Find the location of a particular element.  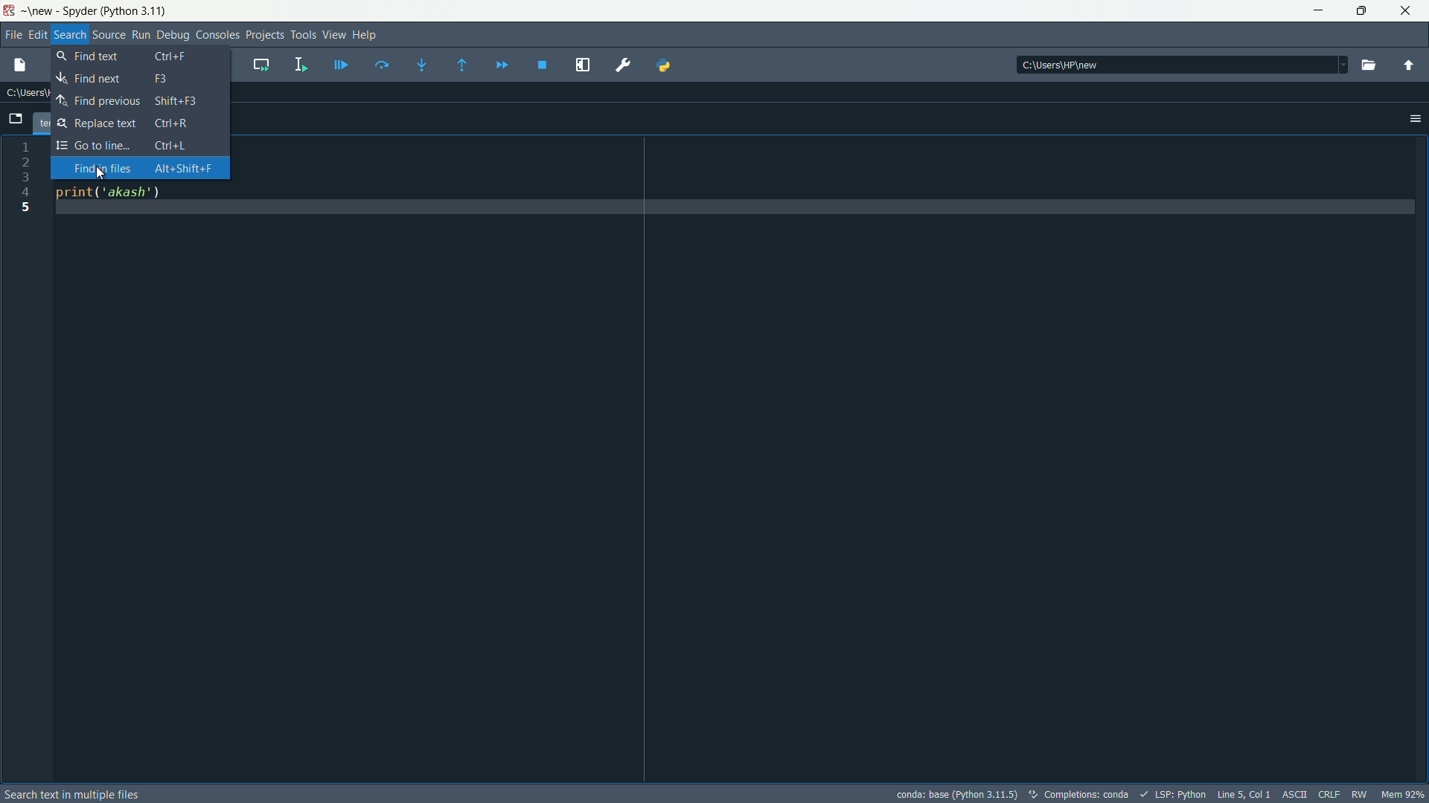

browse directory is located at coordinates (1366, 65).